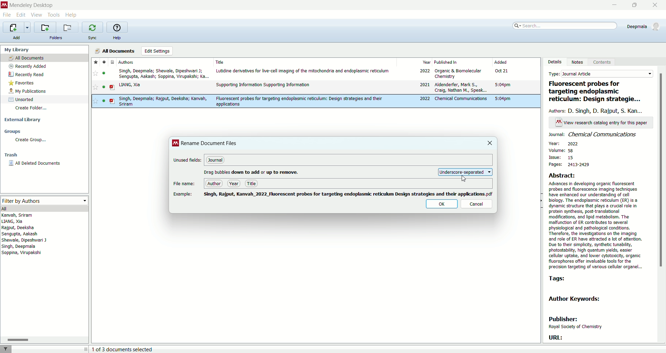 This screenshot has height=353, width=666. I want to click on vertical scroll bar, so click(662, 205).